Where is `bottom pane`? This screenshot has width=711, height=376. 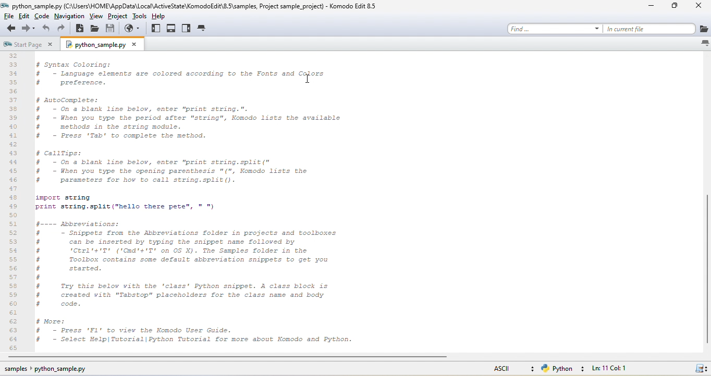 bottom pane is located at coordinates (172, 28).